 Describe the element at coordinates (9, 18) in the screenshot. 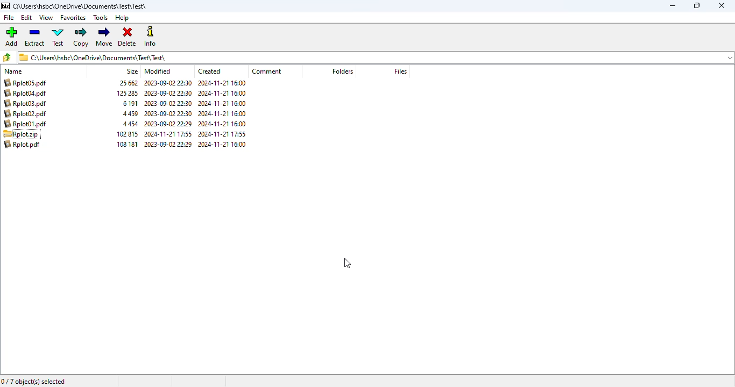

I see `file` at that location.